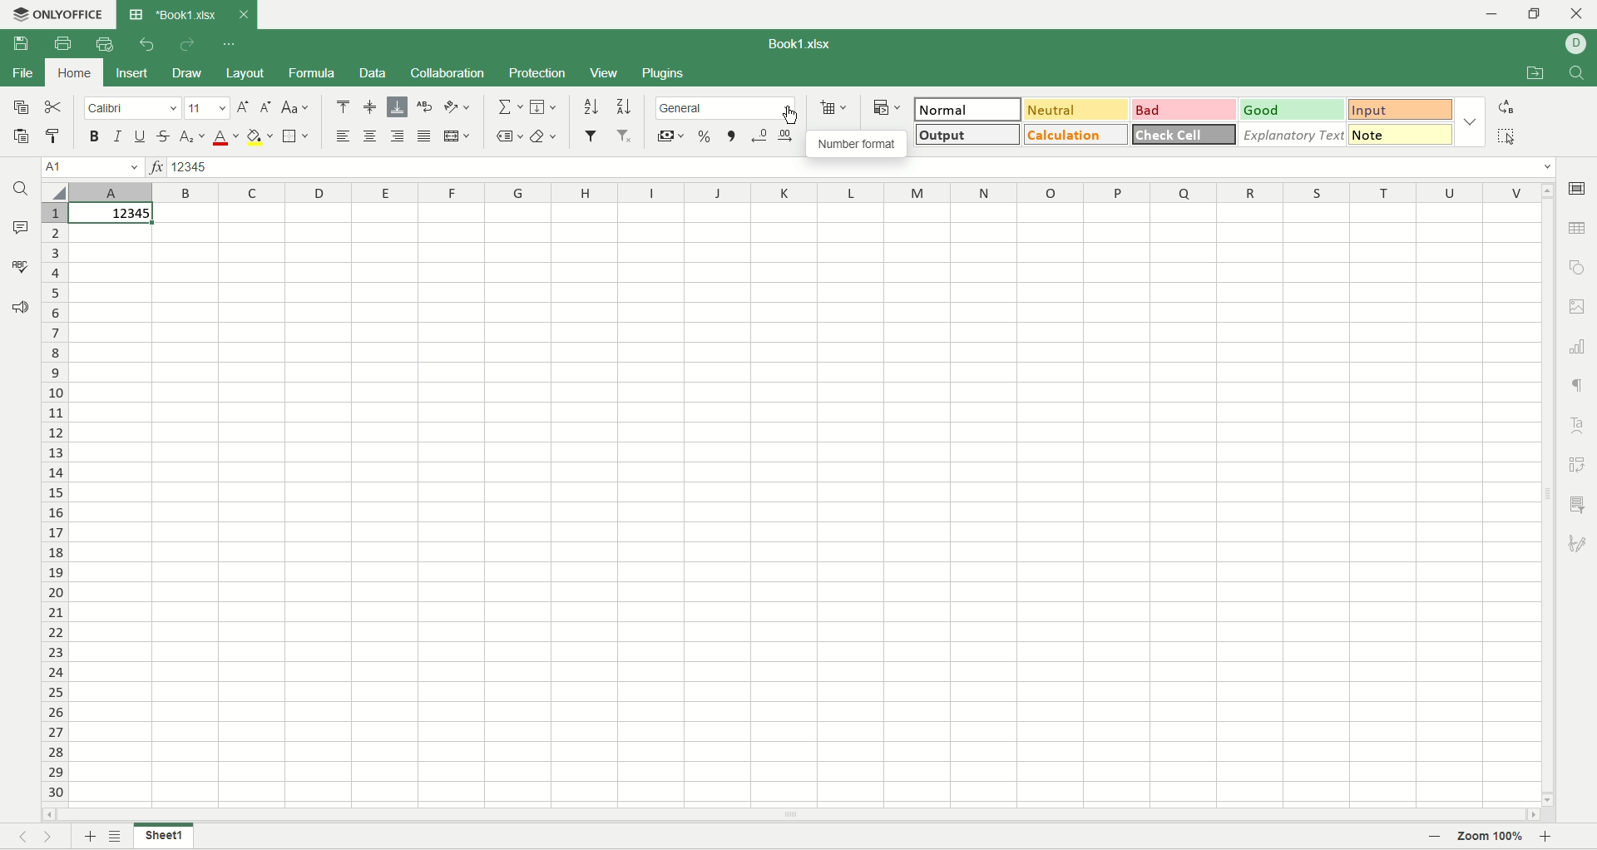  What do you see at coordinates (1399, 108) in the screenshot?
I see `input` at bounding box center [1399, 108].